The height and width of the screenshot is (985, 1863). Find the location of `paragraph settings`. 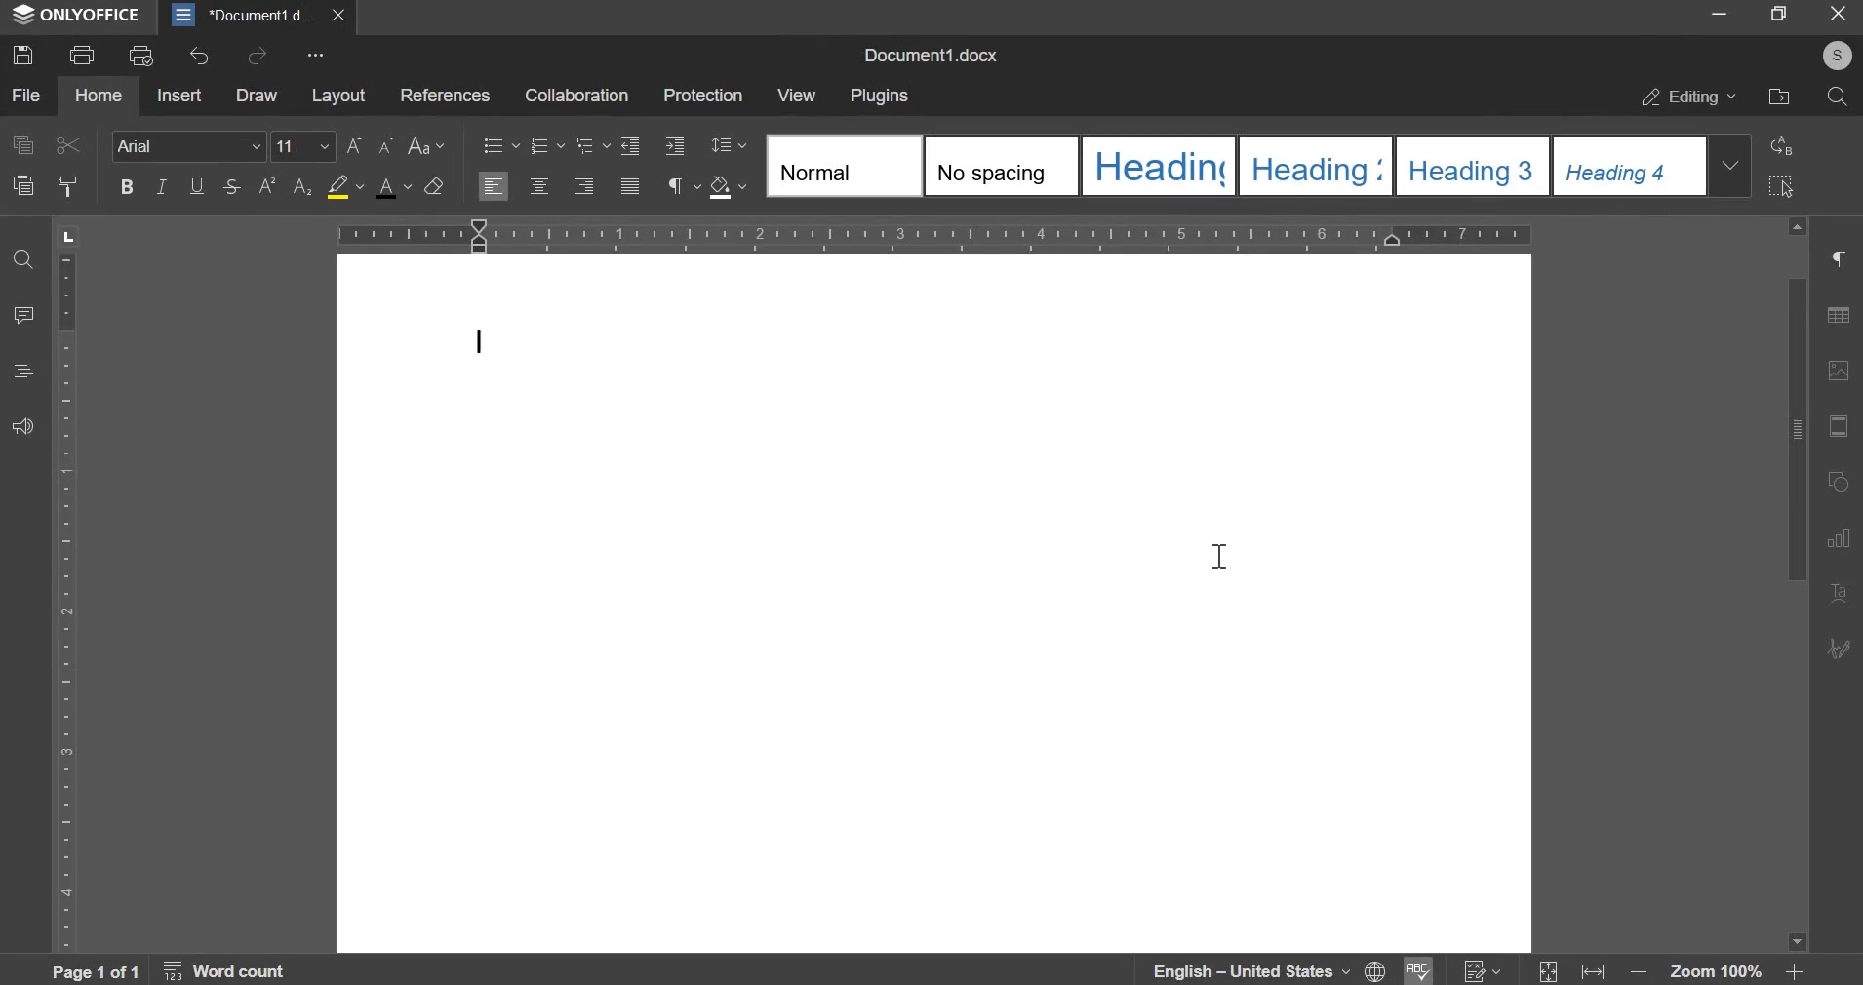

paragraph settings is located at coordinates (684, 188).